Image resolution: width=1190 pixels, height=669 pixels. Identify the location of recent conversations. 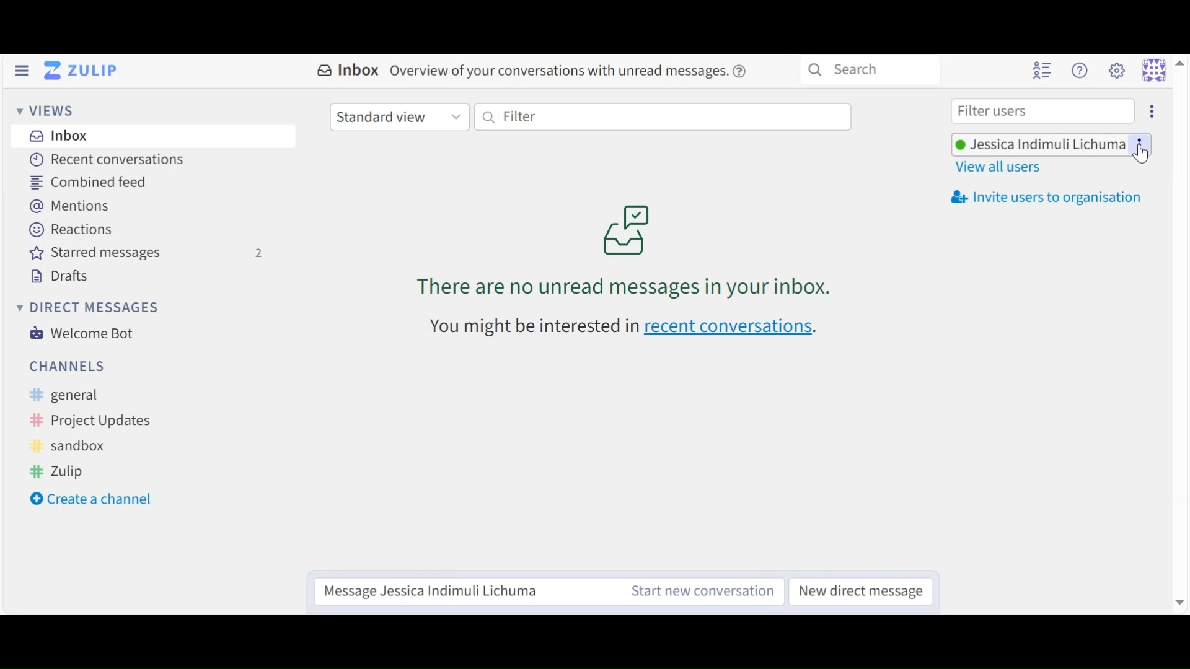
(624, 326).